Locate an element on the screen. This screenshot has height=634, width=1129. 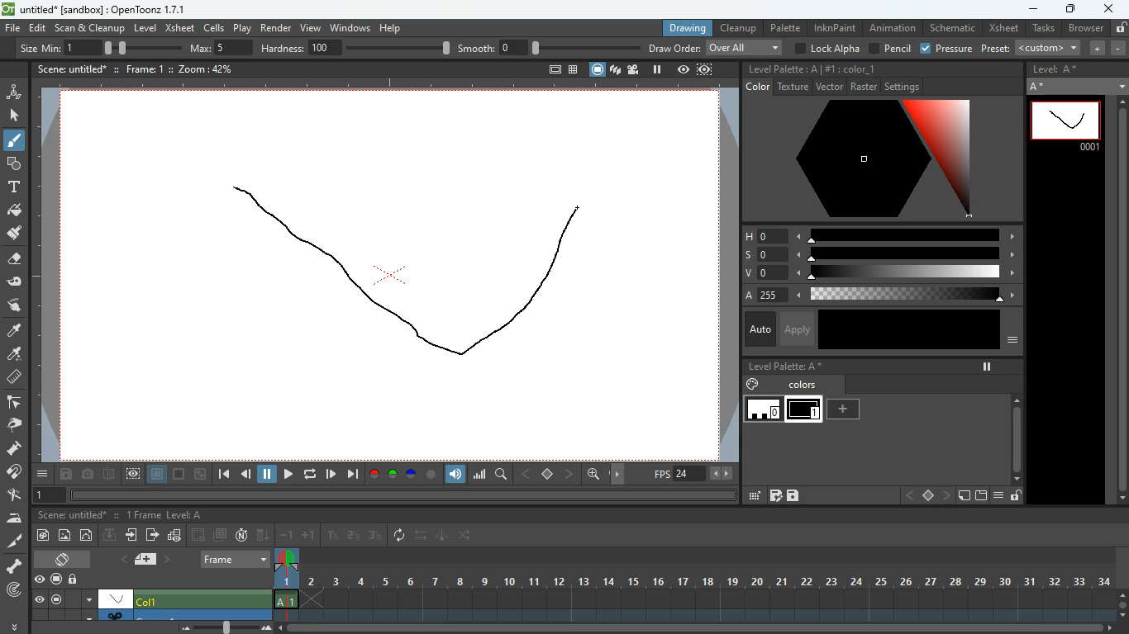
back is located at coordinates (199, 535).